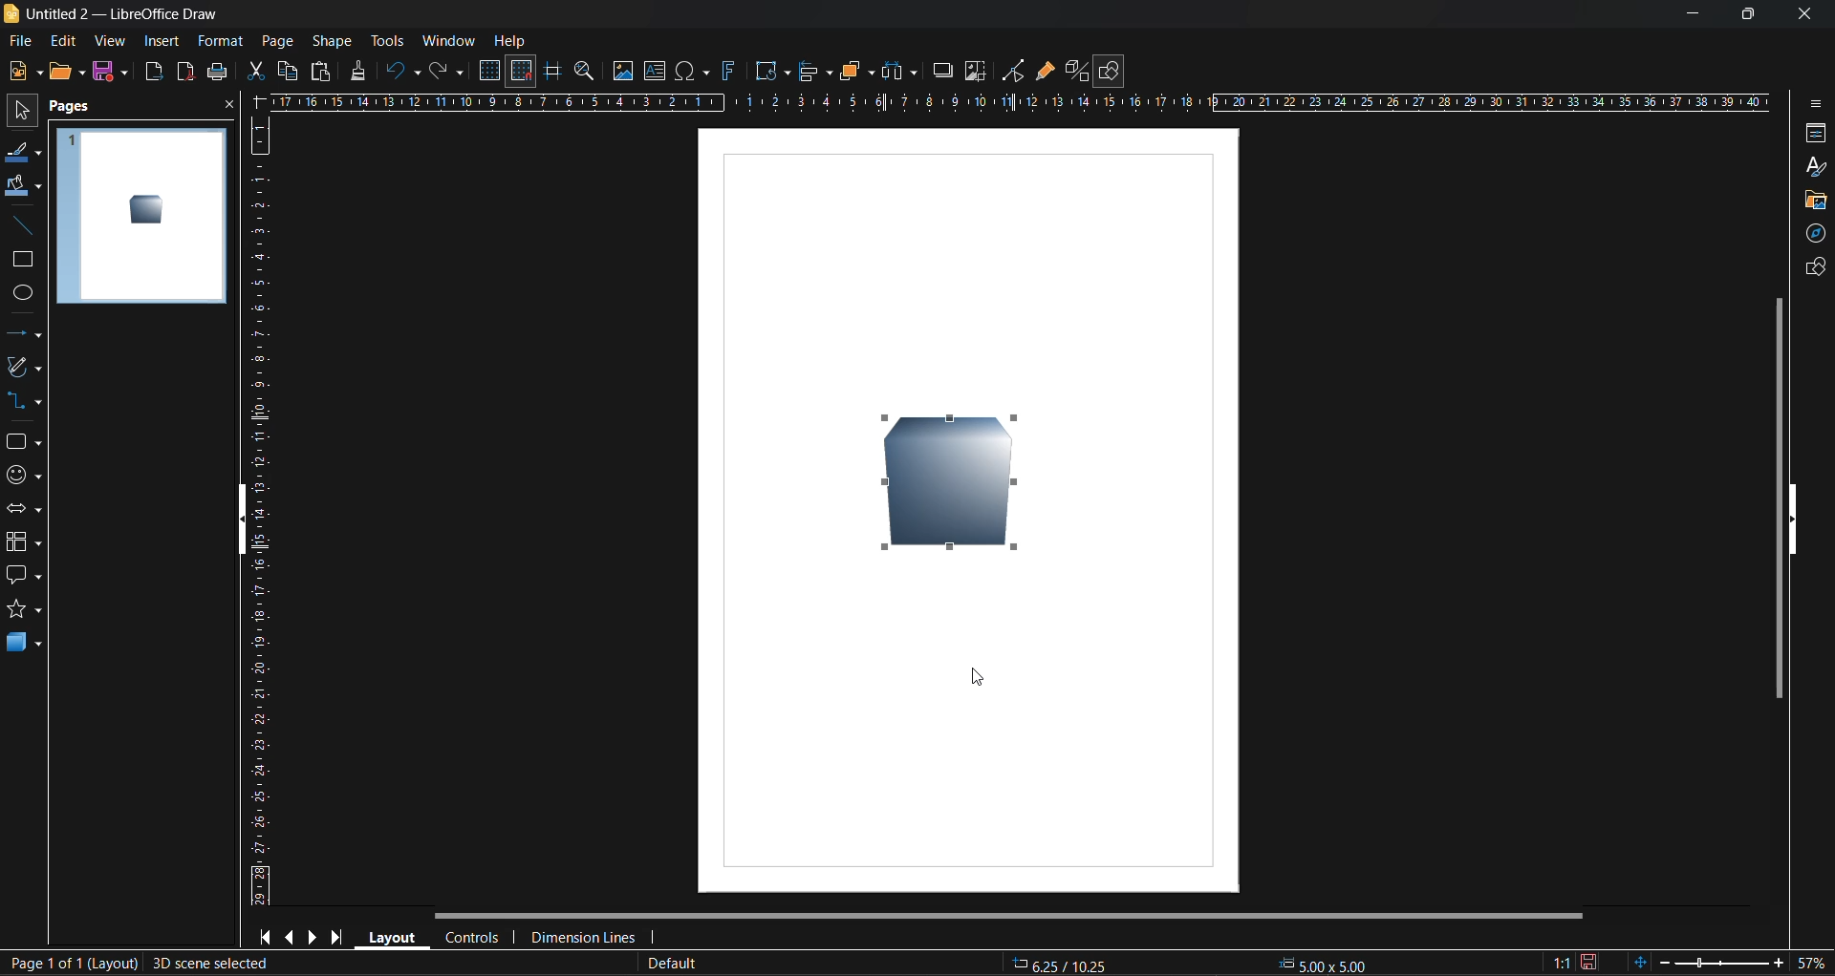 This screenshot has width=1835, height=976. I want to click on edit, so click(62, 39).